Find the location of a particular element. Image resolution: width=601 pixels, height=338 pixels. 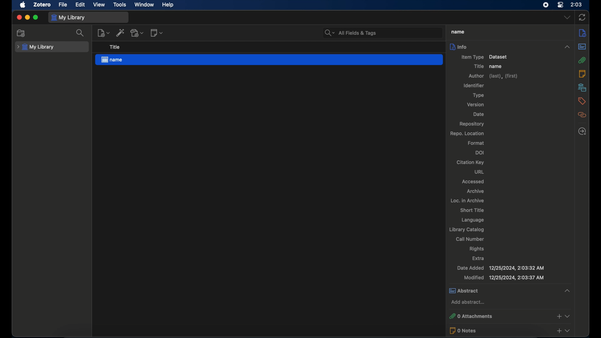

new notes is located at coordinates (157, 33).